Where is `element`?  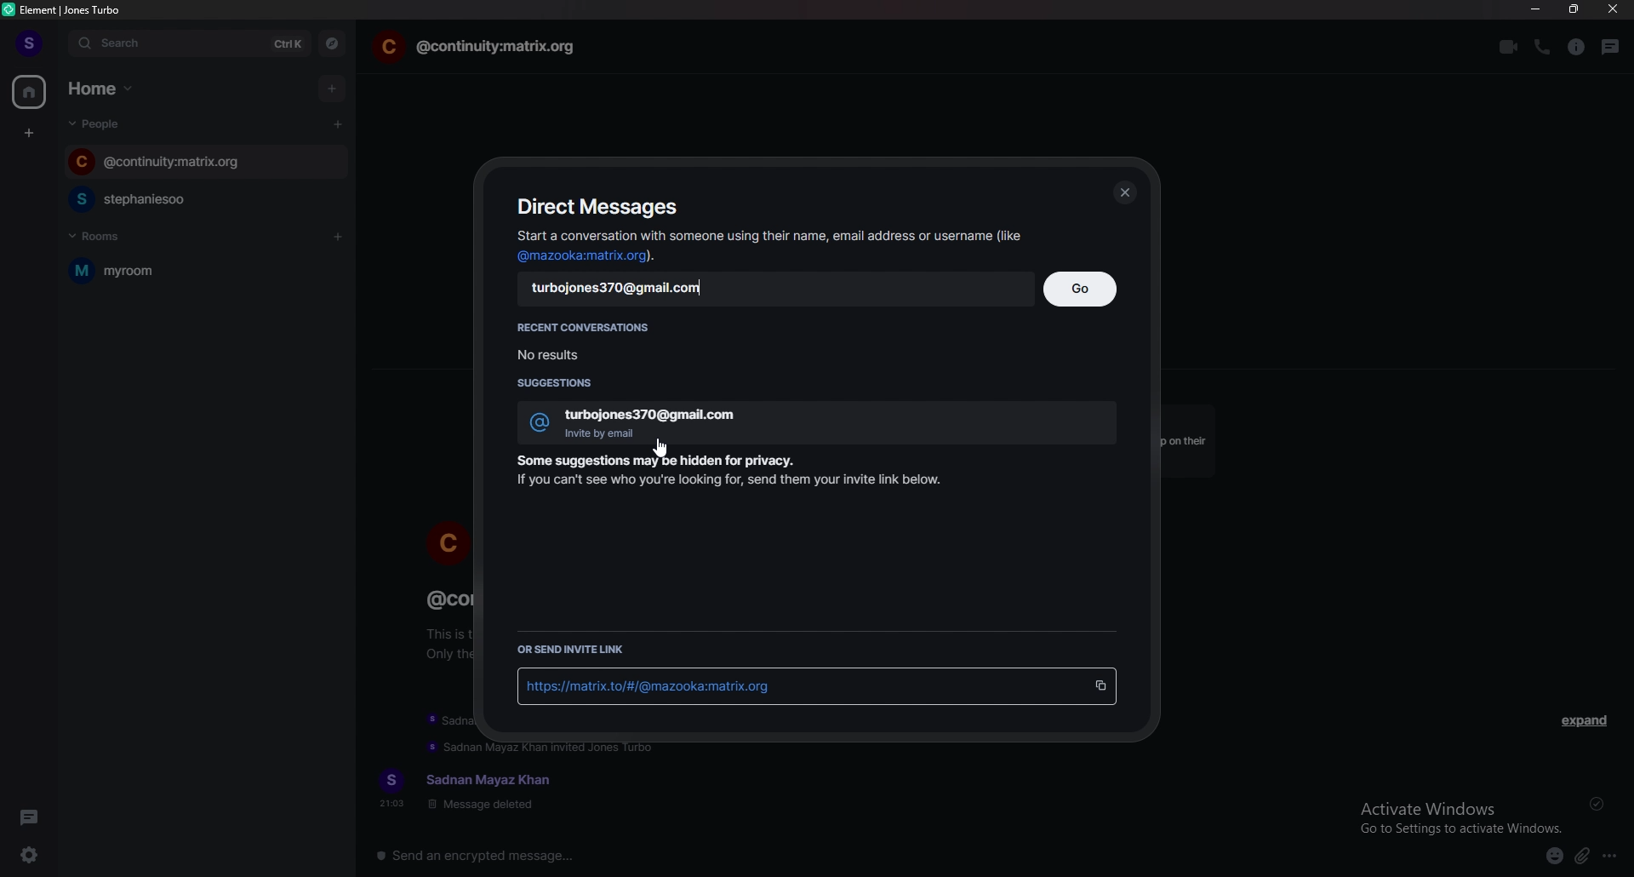 element is located at coordinates (70, 9).